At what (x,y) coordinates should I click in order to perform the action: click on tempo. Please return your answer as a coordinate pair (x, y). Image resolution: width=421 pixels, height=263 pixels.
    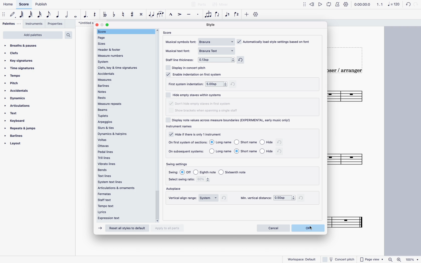
    Looking at the image, I should click on (14, 77).